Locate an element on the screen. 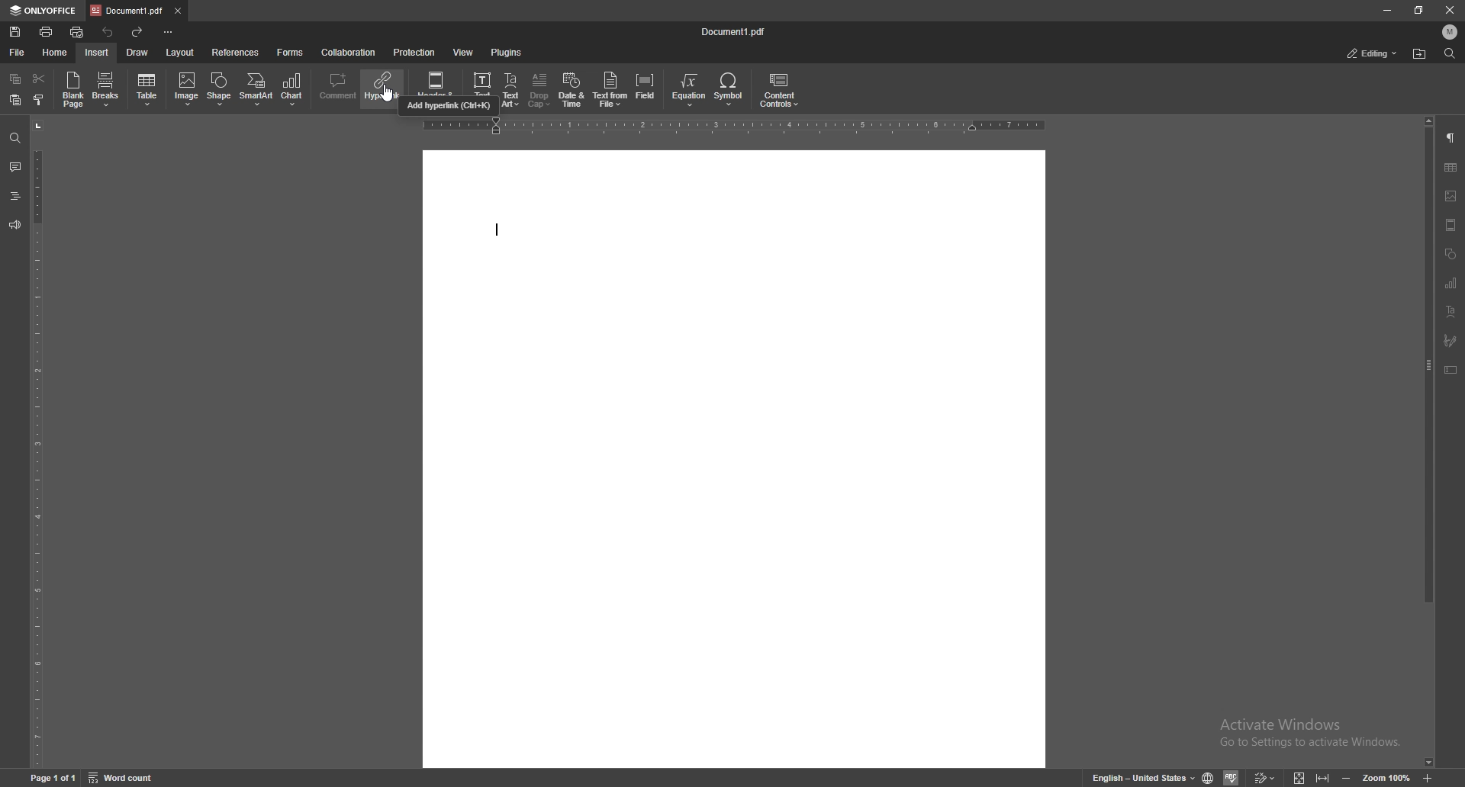  field is located at coordinates (646, 89).